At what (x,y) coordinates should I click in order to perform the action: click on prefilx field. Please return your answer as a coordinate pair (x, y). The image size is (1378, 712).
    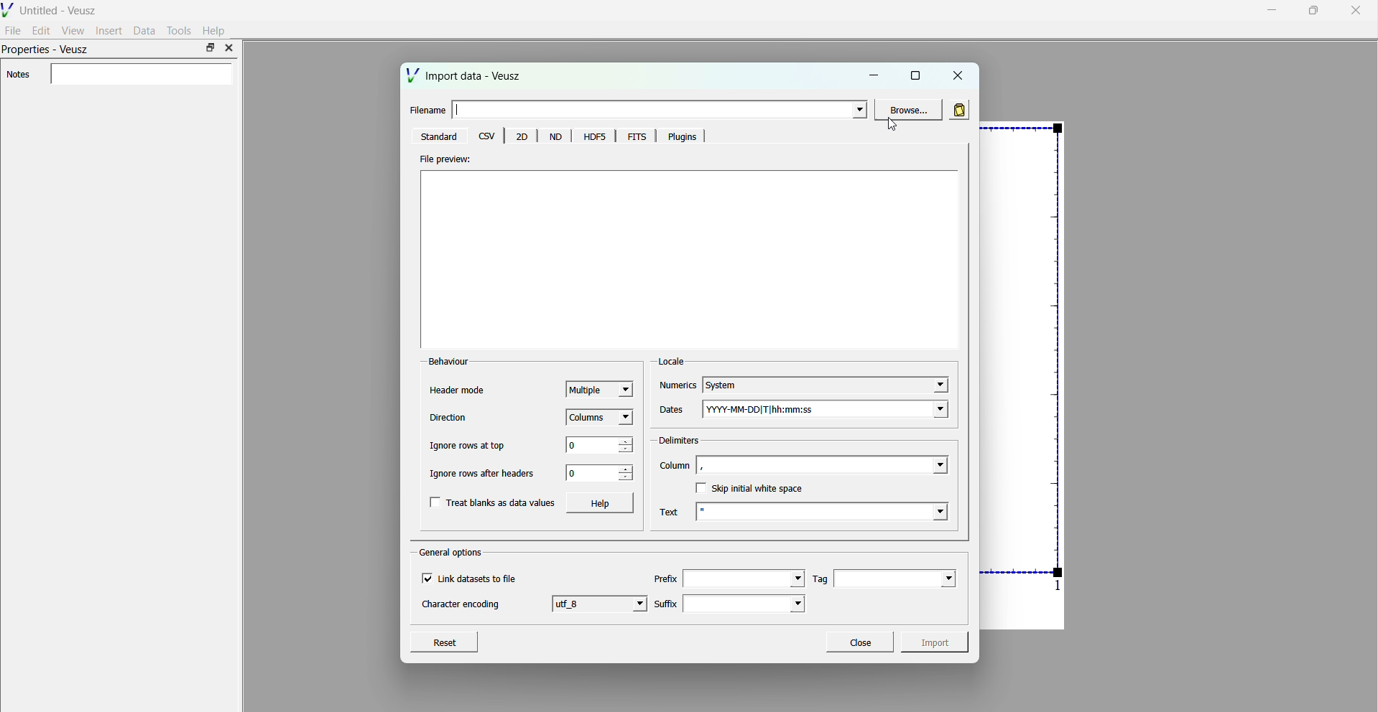
    Looking at the image, I should click on (742, 578).